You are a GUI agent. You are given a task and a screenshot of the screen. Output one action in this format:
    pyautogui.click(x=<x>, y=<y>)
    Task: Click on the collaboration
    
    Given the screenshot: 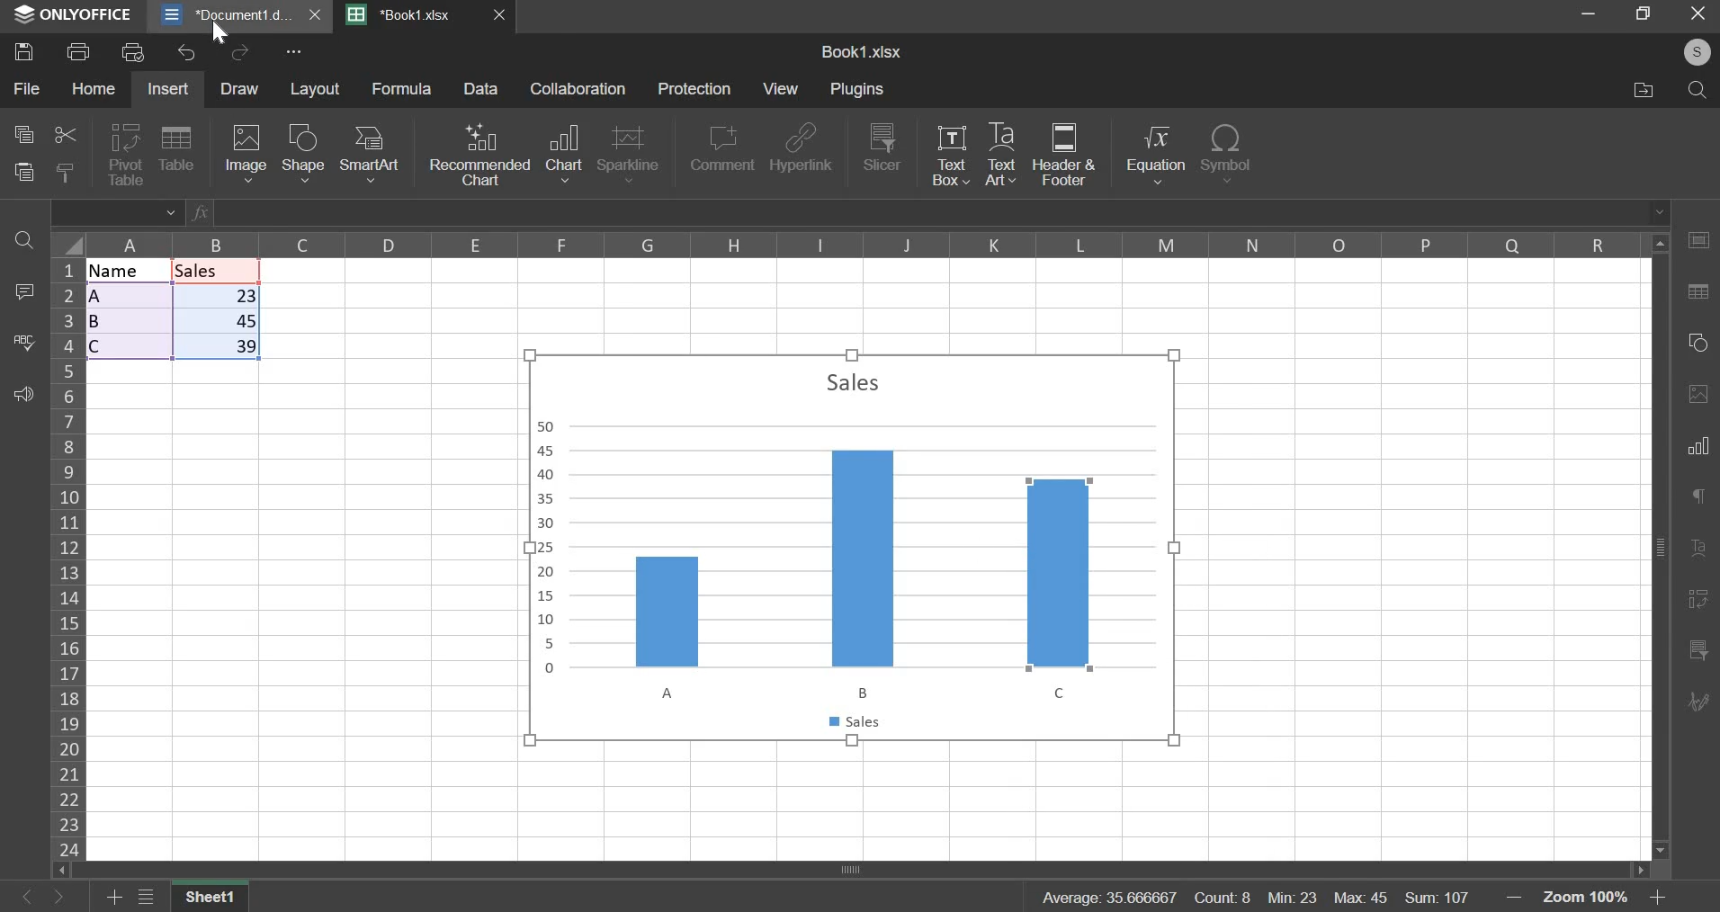 What is the action you would take?
    pyautogui.click(x=578, y=88)
    